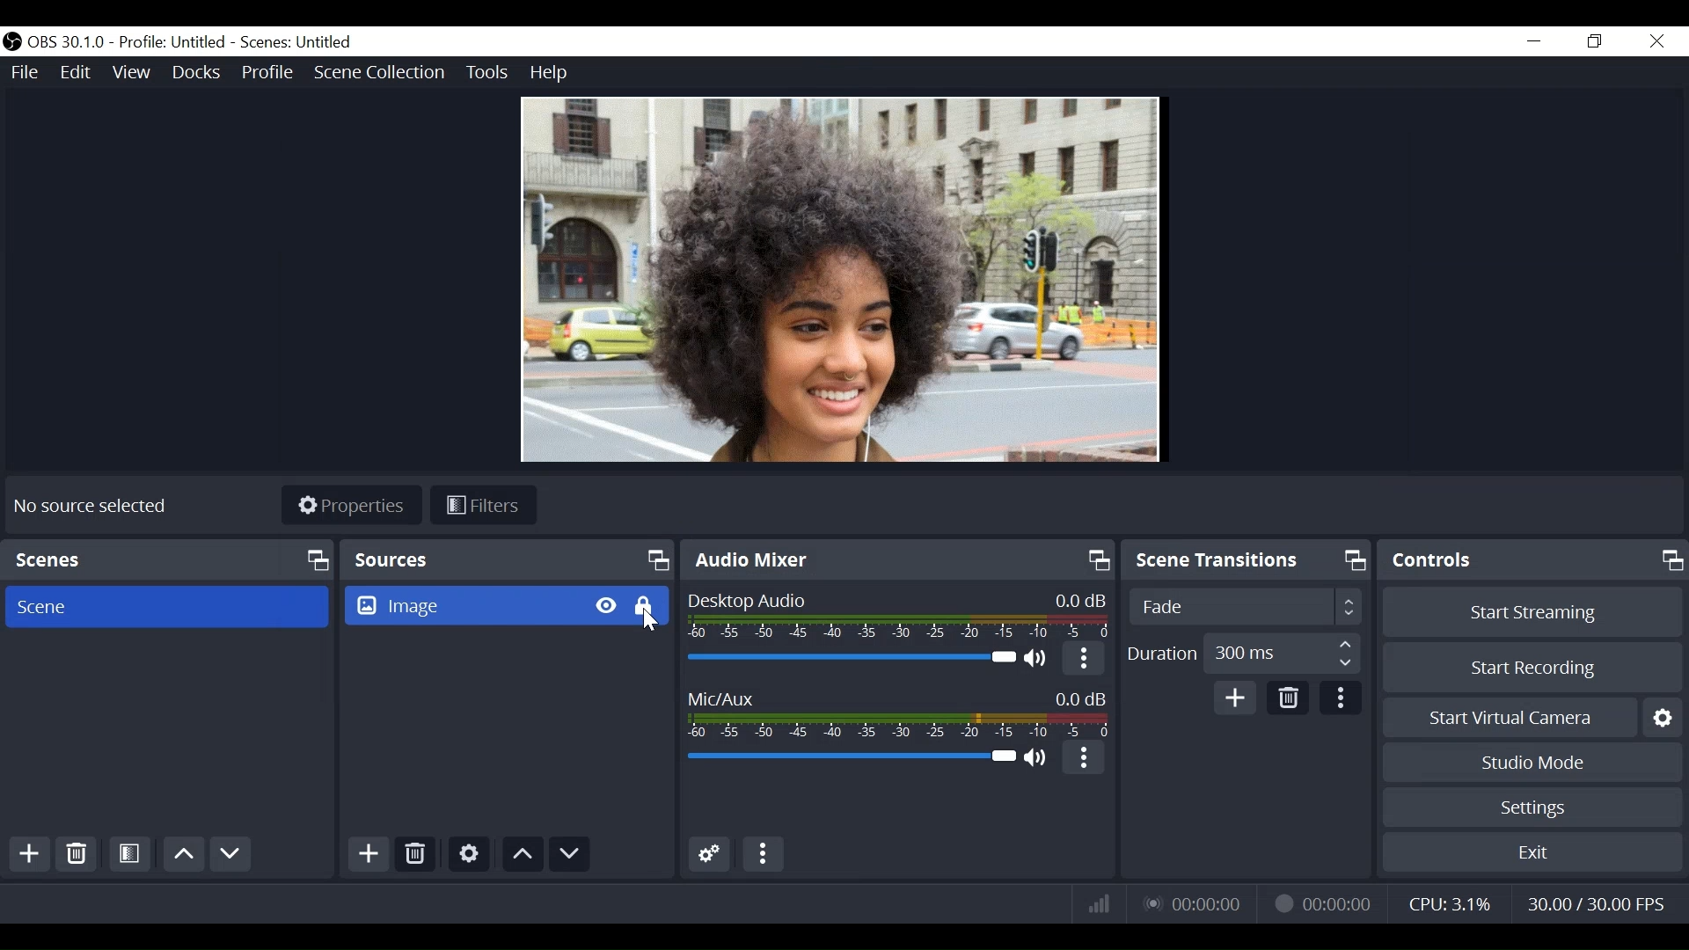 The height and width of the screenshot is (950, 1689). Describe the element at coordinates (80, 71) in the screenshot. I see `Edit` at that location.